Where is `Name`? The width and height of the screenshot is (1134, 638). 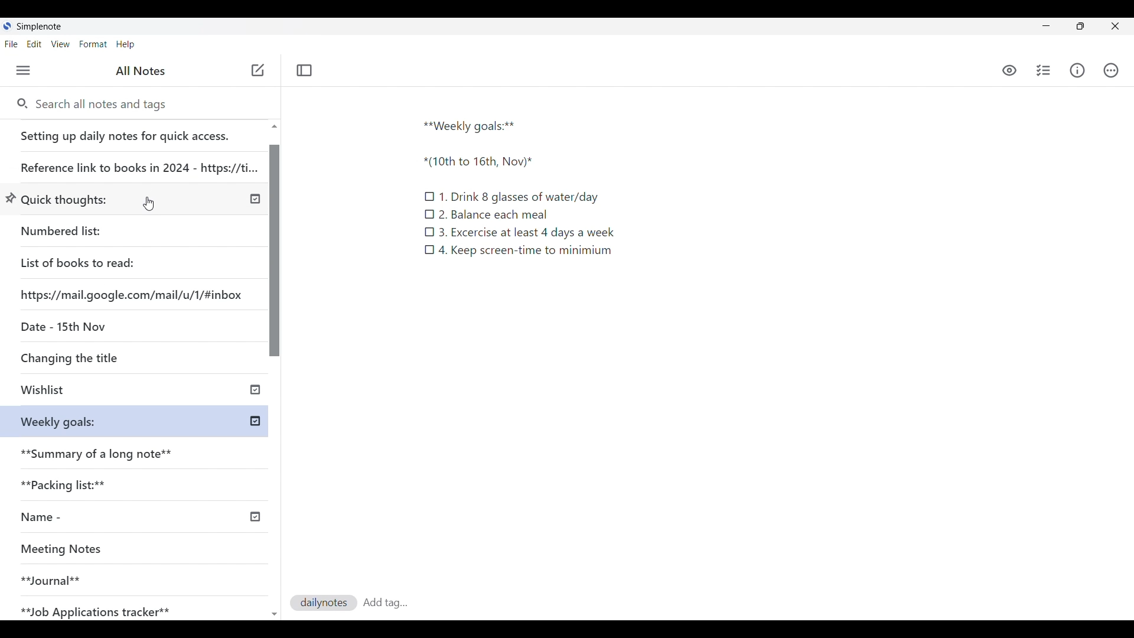 Name is located at coordinates (84, 517).